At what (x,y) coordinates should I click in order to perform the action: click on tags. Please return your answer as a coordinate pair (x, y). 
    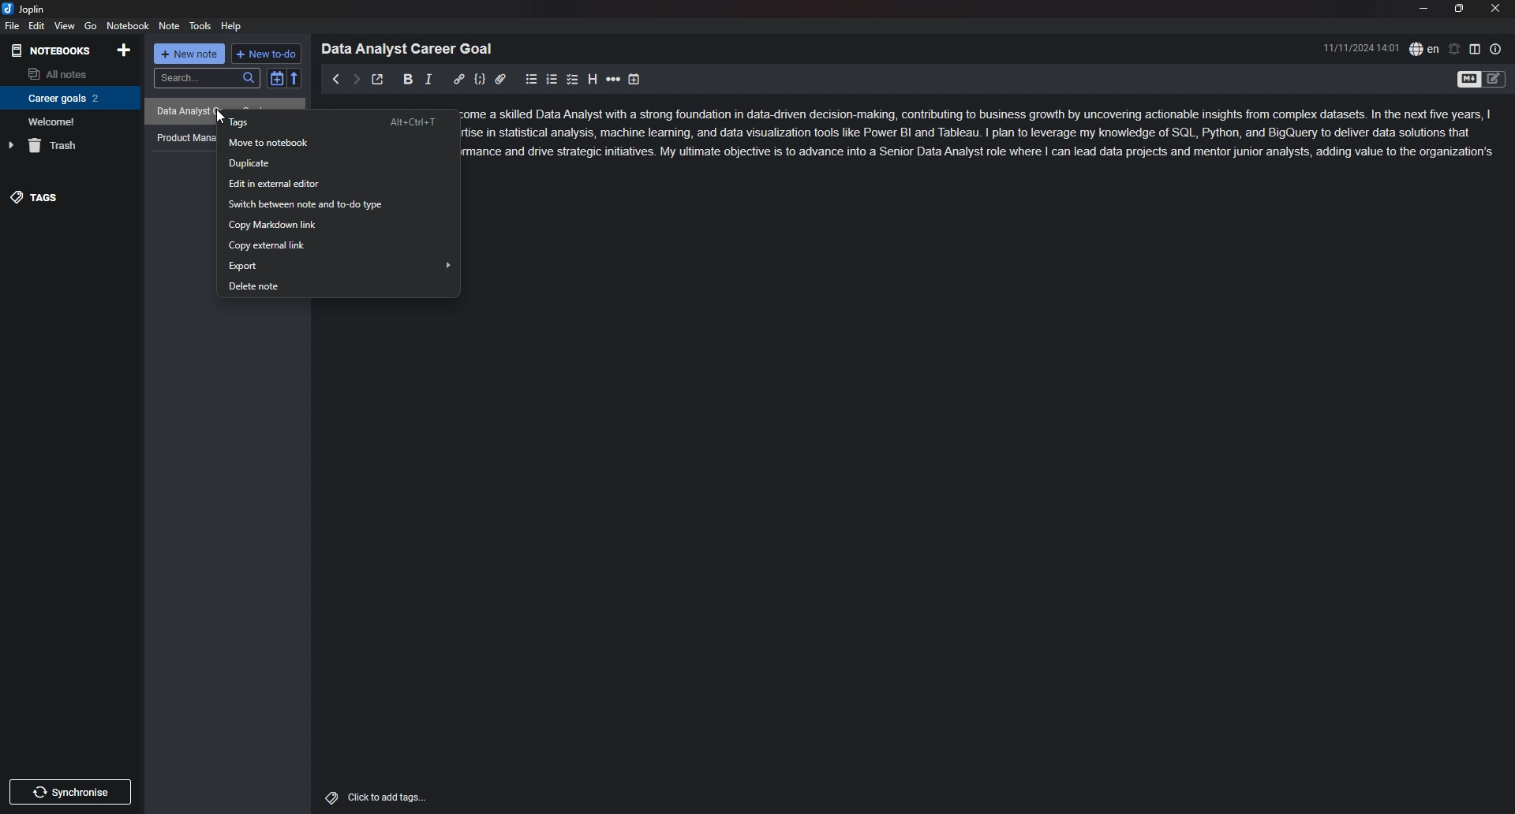
    Looking at the image, I should click on (336, 121).